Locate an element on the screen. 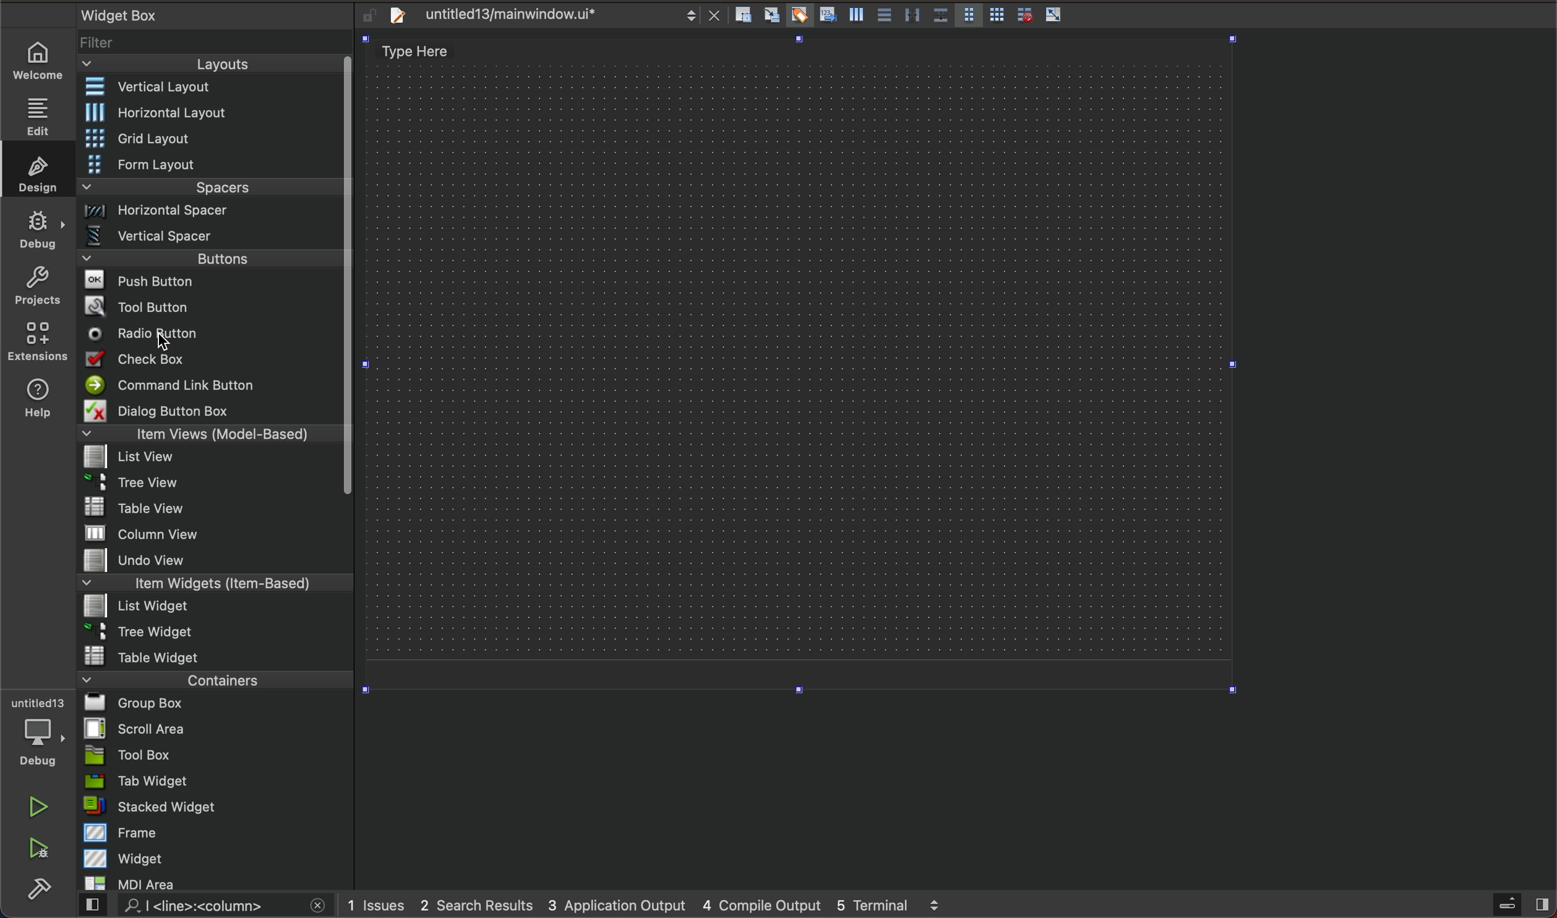 Image resolution: width=1557 pixels, height=918 pixels. item widget is located at coordinates (212, 586).